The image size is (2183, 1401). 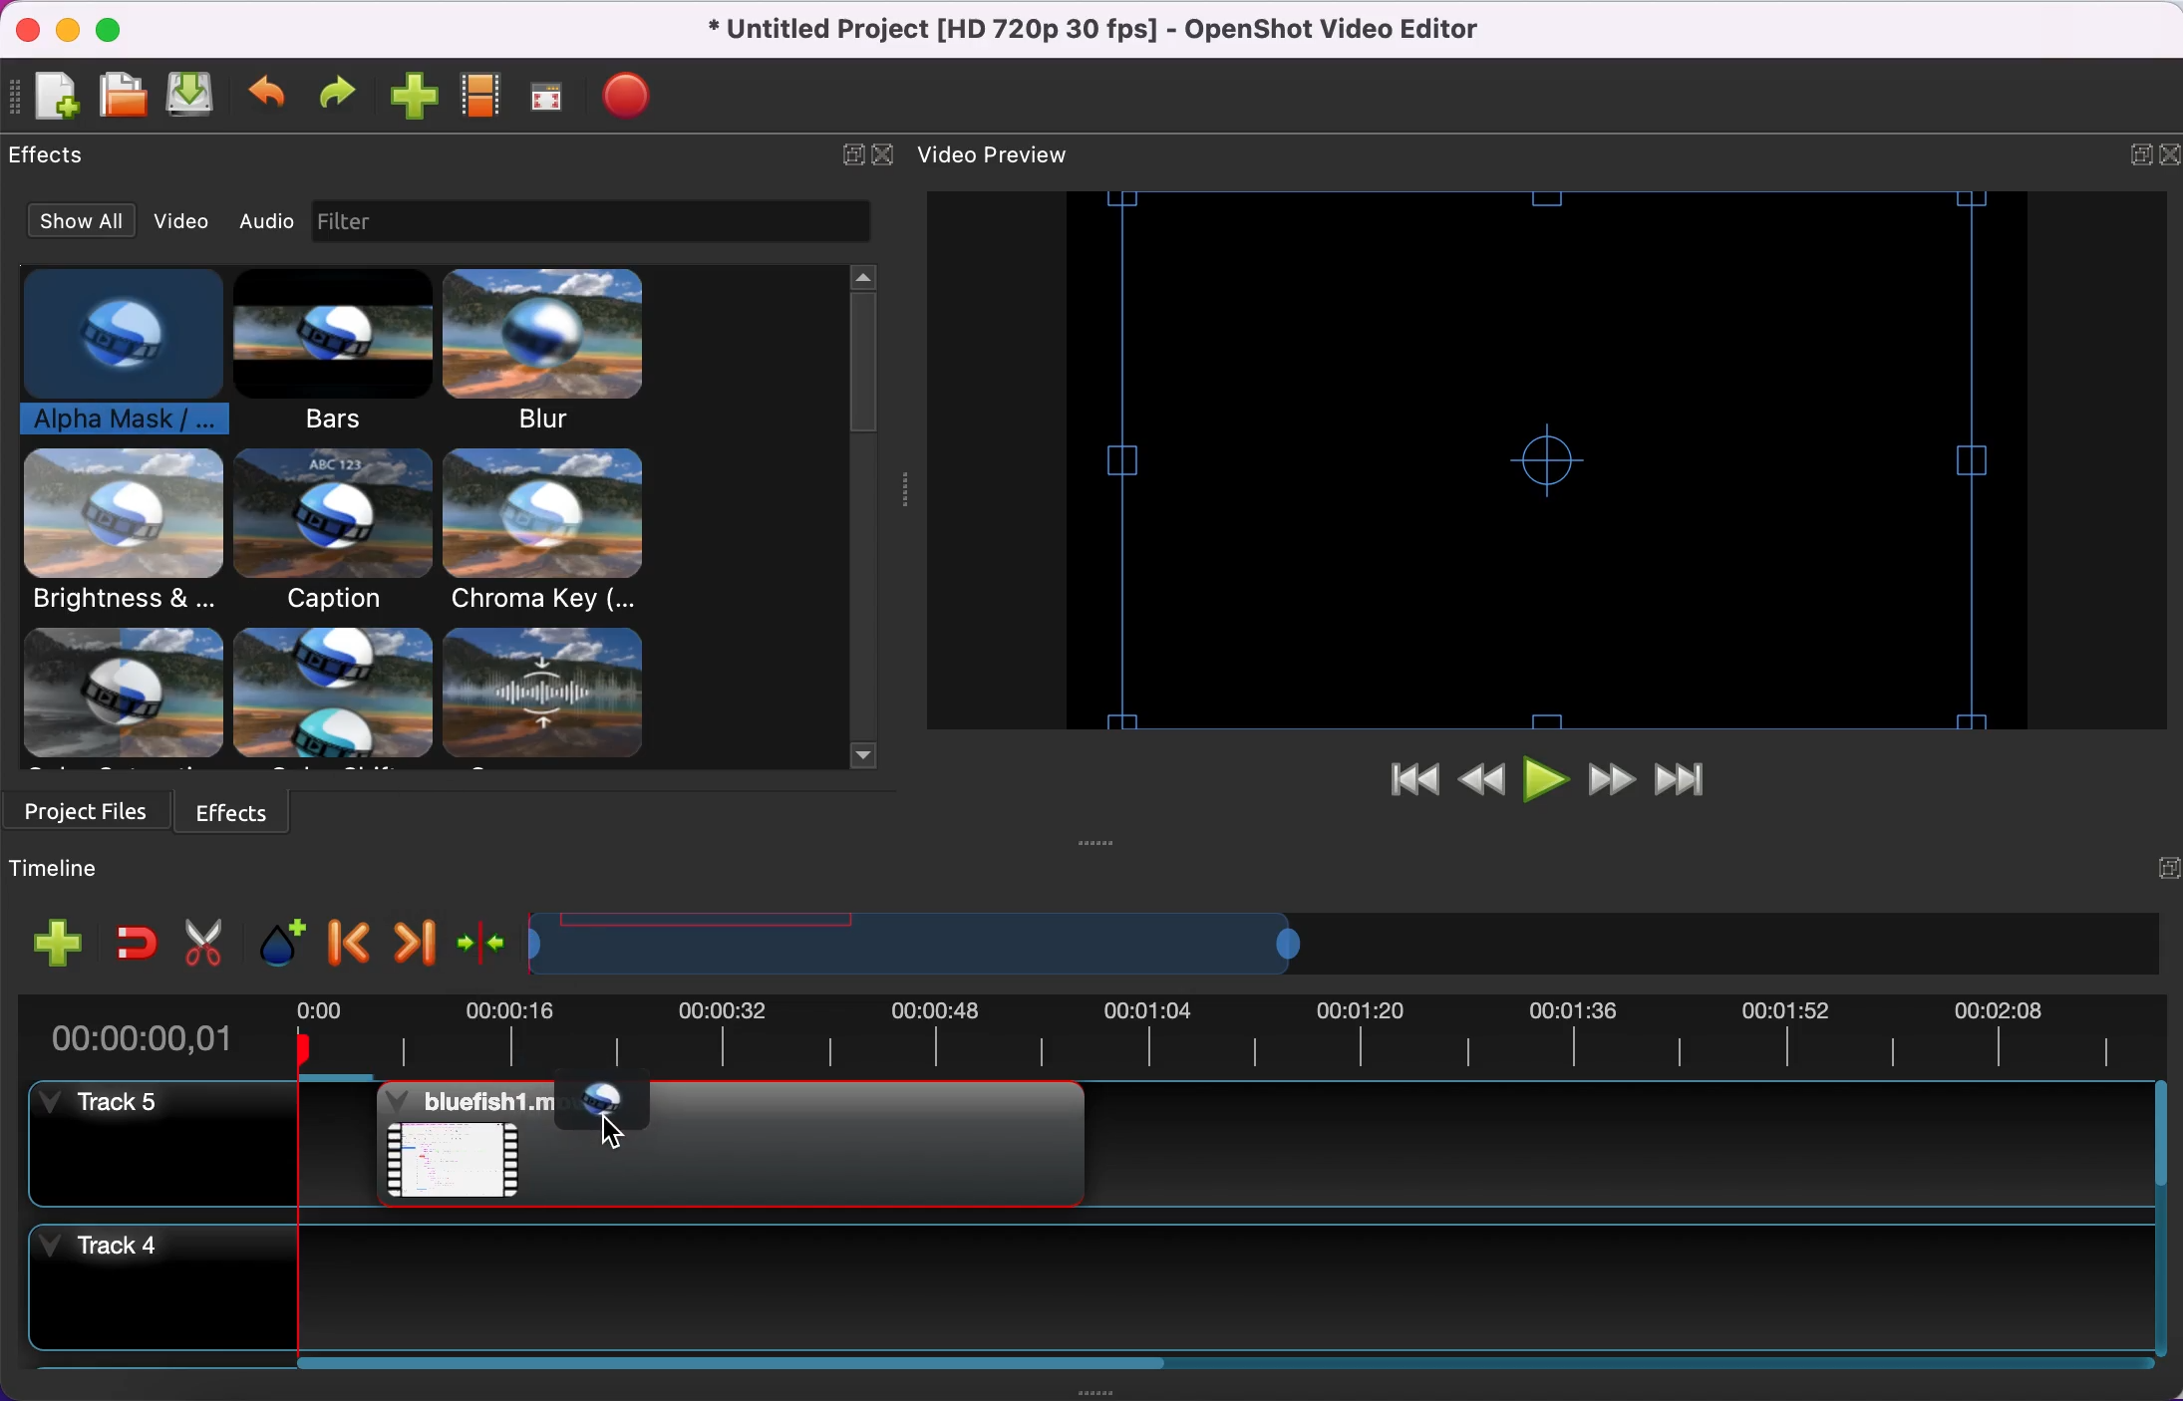 I want to click on close, so click(x=23, y=30).